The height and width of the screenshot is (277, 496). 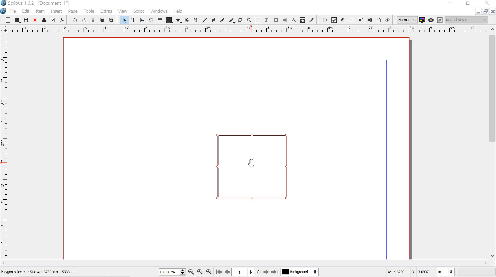 What do you see at coordinates (285, 20) in the screenshot?
I see `unlink text frame` at bounding box center [285, 20].